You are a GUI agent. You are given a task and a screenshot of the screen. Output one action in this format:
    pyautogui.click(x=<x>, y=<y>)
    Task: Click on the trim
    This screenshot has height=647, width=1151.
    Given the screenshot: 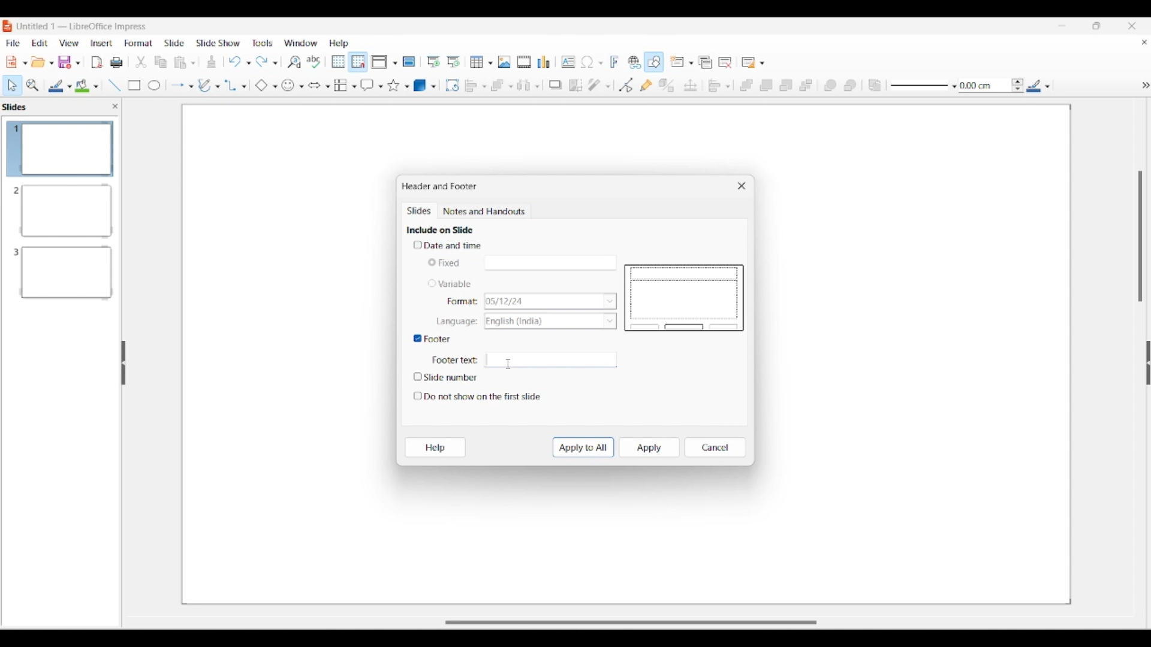 What is the action you would take?
    pyautogui.click(x=139, y=61)
    